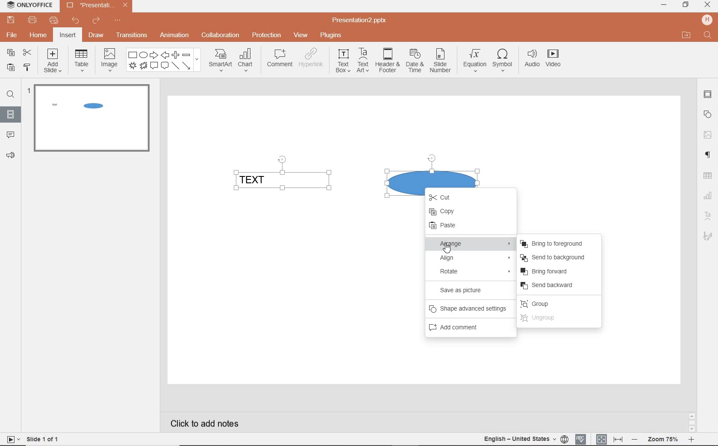 This screenshot has height=446, width=718. I want to click on TABLE SETTINGS, so click(708, 176).